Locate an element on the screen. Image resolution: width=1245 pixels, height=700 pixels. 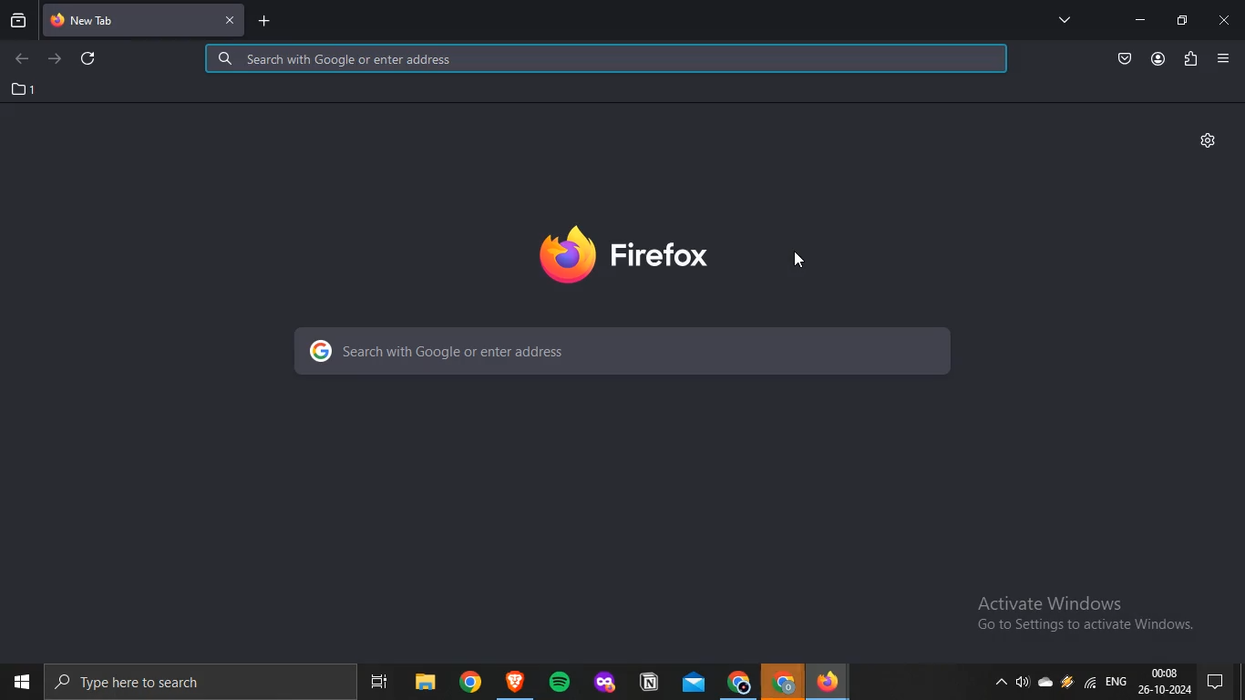
battery is located at coordinates (1065, 687).